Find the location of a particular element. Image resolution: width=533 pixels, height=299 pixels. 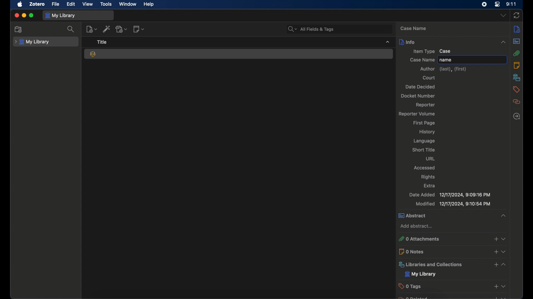

author is located at coordinates (444, 69).